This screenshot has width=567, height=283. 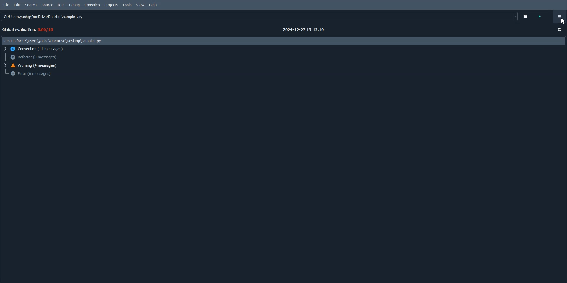 What do you see at coordinates (559, 17) in the screenshot?
I see `Option` at bounding box center [559, 17].